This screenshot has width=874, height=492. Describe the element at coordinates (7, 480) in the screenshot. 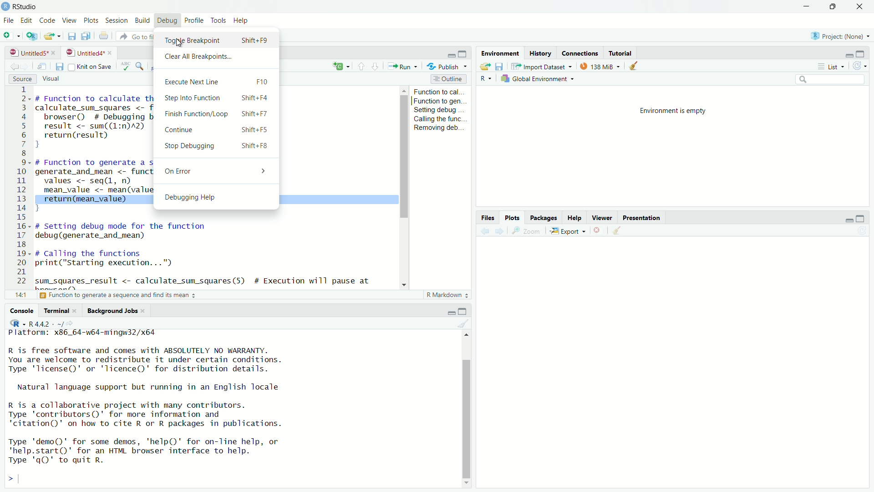

I see `prompt cursor` at that location.